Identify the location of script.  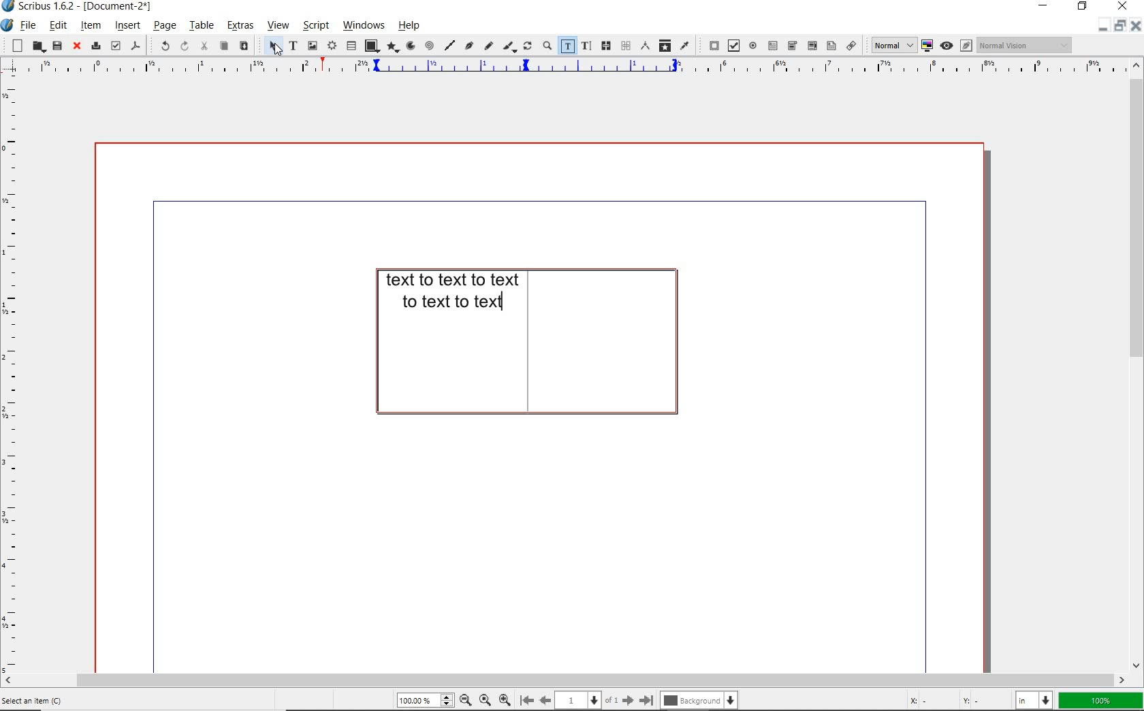
(314, 25).